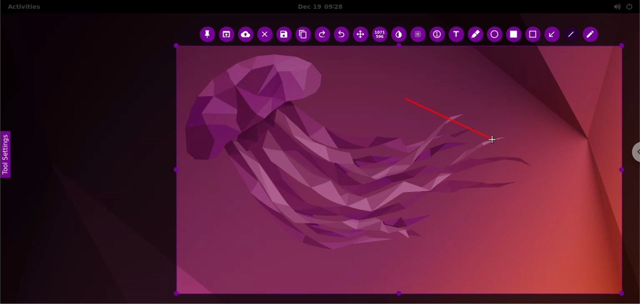 Image resolution: width=640 pixels, height=304 pixels. Describe the element at coordinates (551, 34) in the screenshot. I see `arrow` at that location.